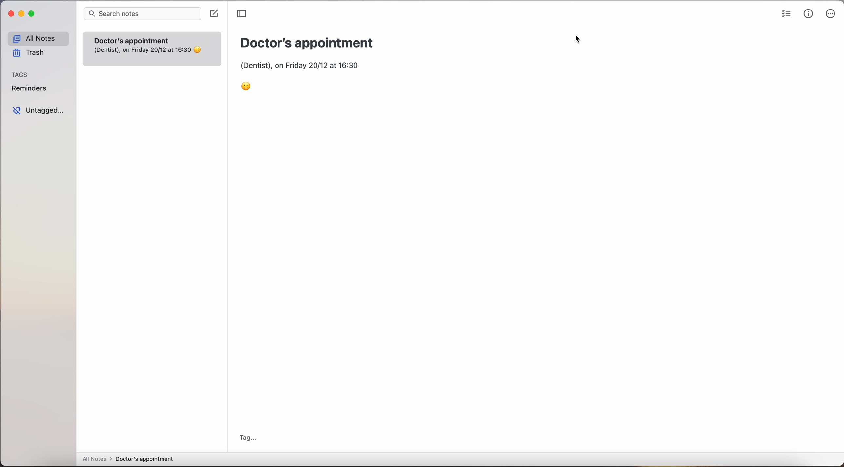 This screenshot has width=844, height=467. Describe the element at coordinates (247, 438) in the screenshot. I see `tag` at that location.